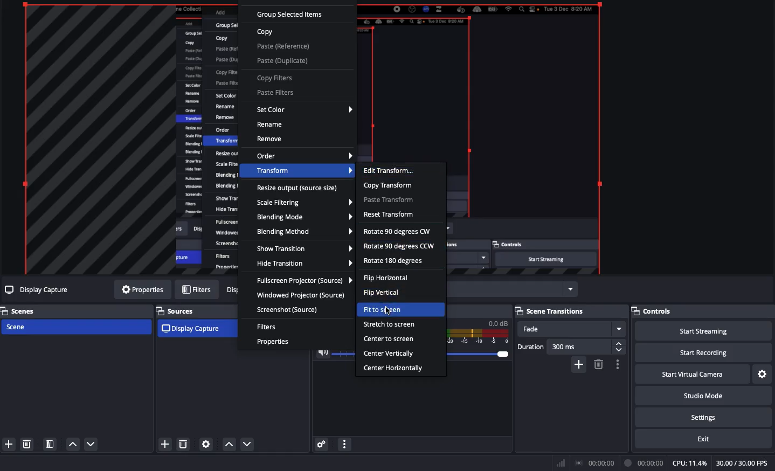 The image size is (775, 471). I want to click on move up, so click(229, 445).